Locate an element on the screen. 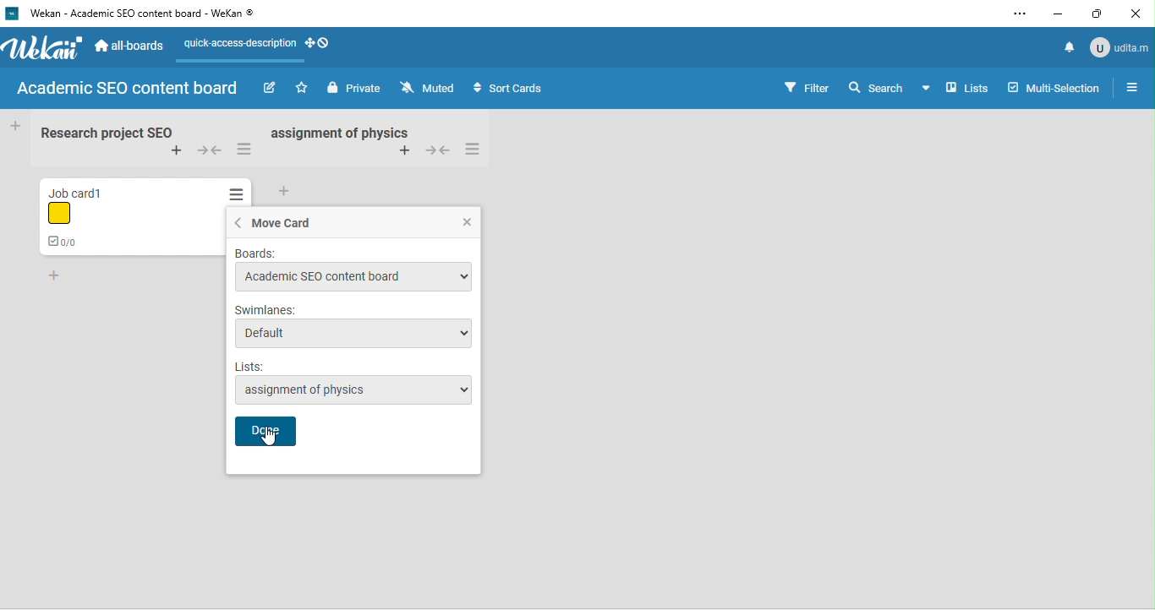  close is located at coordinates (1142, 13).